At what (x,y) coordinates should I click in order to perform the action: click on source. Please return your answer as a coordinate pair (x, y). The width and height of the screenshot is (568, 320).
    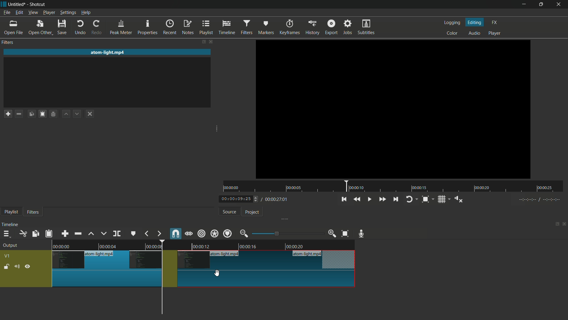
    Looking at the image, I should click on (230, 212).